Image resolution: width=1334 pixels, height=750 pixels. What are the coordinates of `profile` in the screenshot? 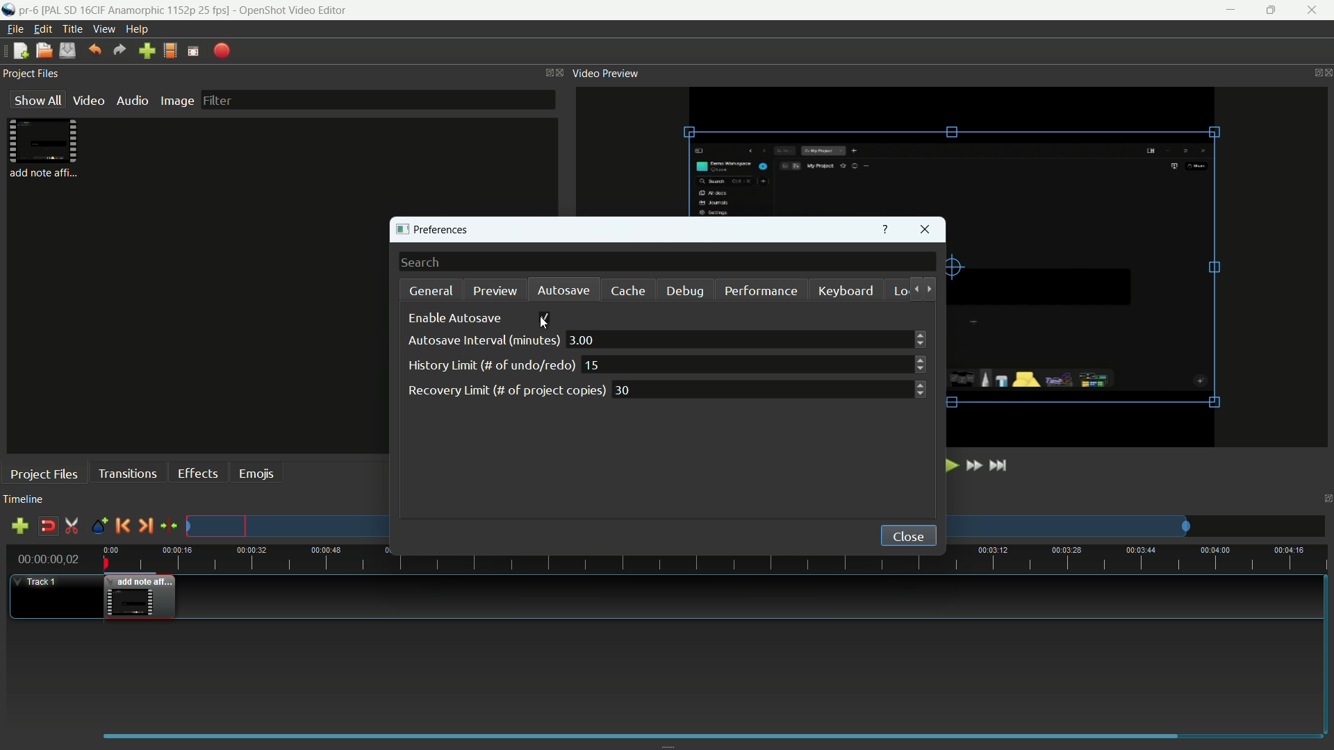 It's located at (137, 10).